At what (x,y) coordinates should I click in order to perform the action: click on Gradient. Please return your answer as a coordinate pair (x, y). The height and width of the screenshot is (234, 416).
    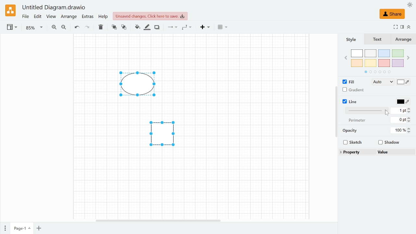
    Looking at the image, I should click on (355, 90).